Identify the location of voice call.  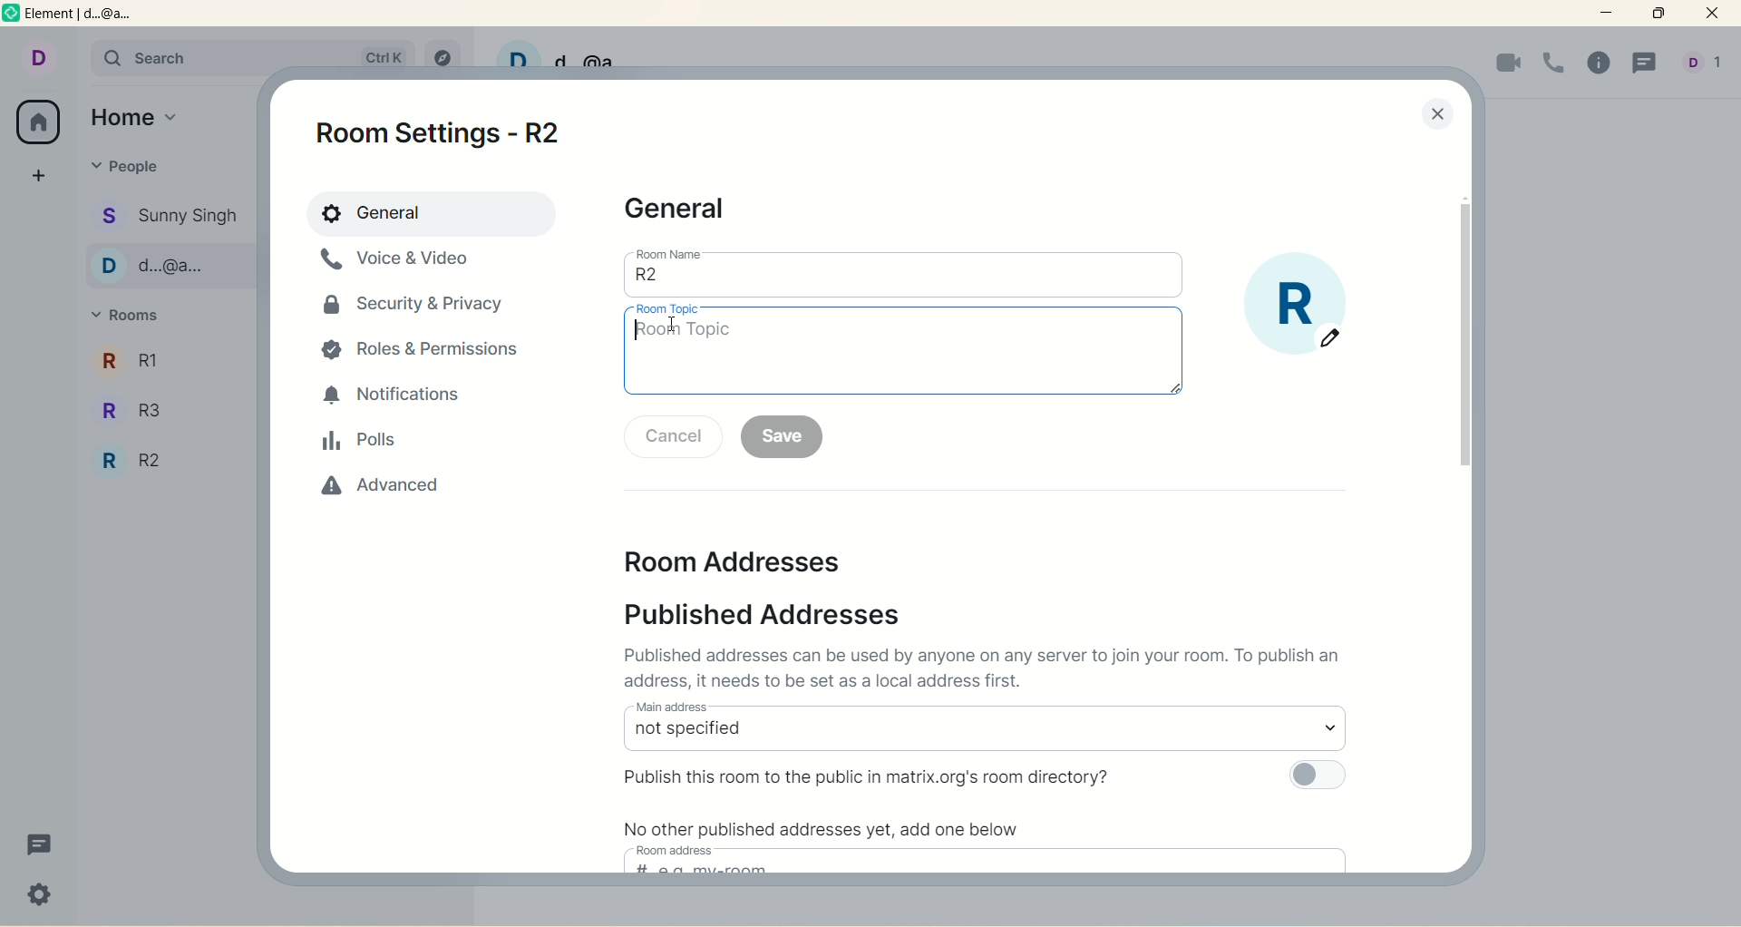
(1554, 62).